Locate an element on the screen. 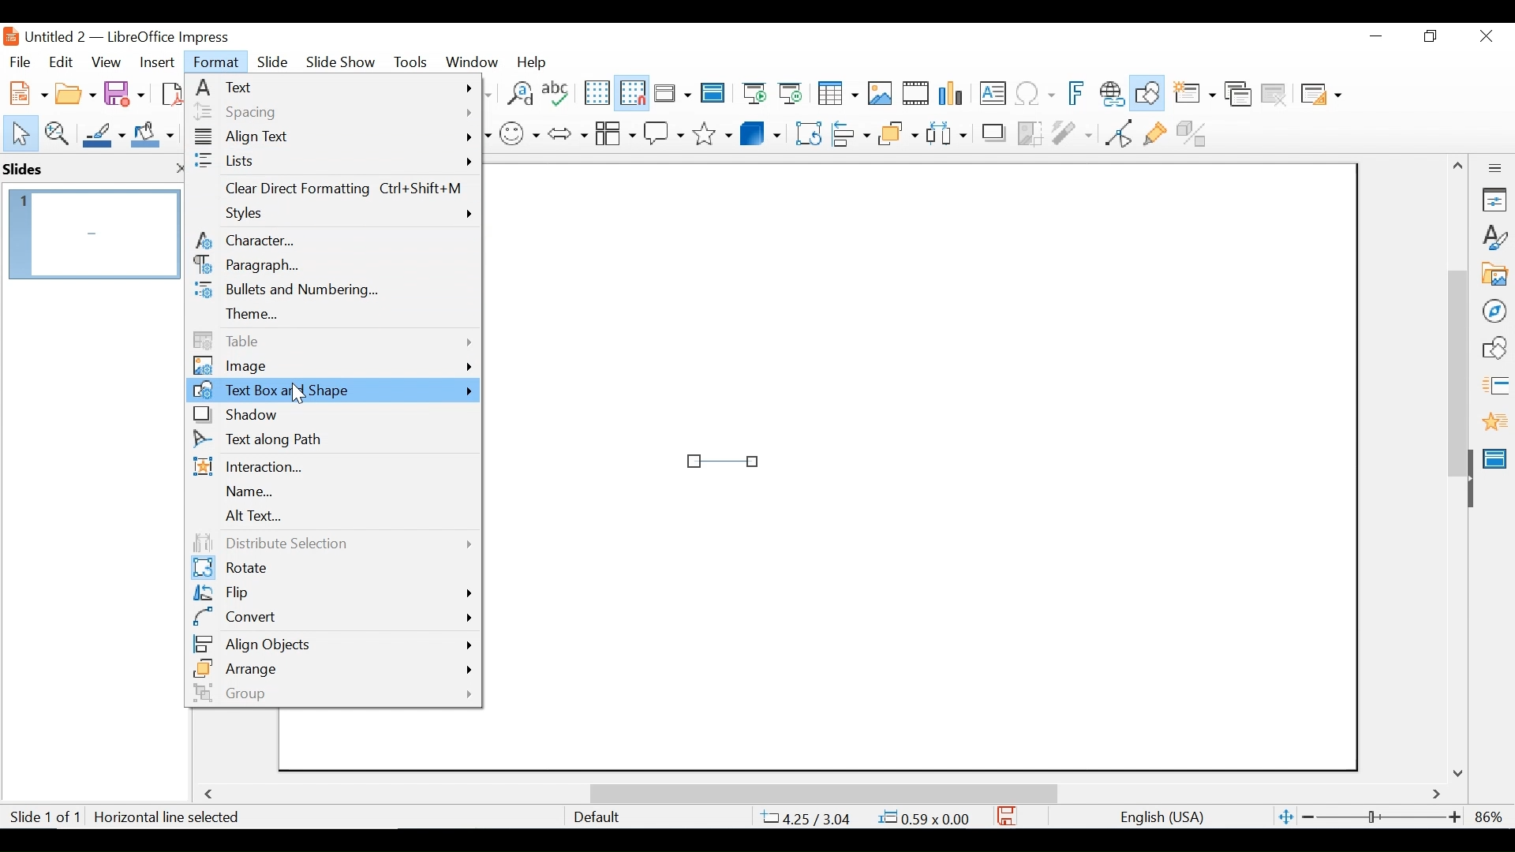  Minimize is located at coordinates (1375, 36).